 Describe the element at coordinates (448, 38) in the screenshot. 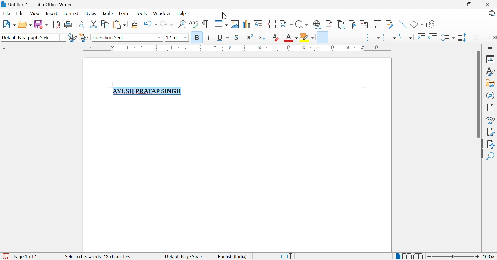

I see `Set Line Spacing` at that location.